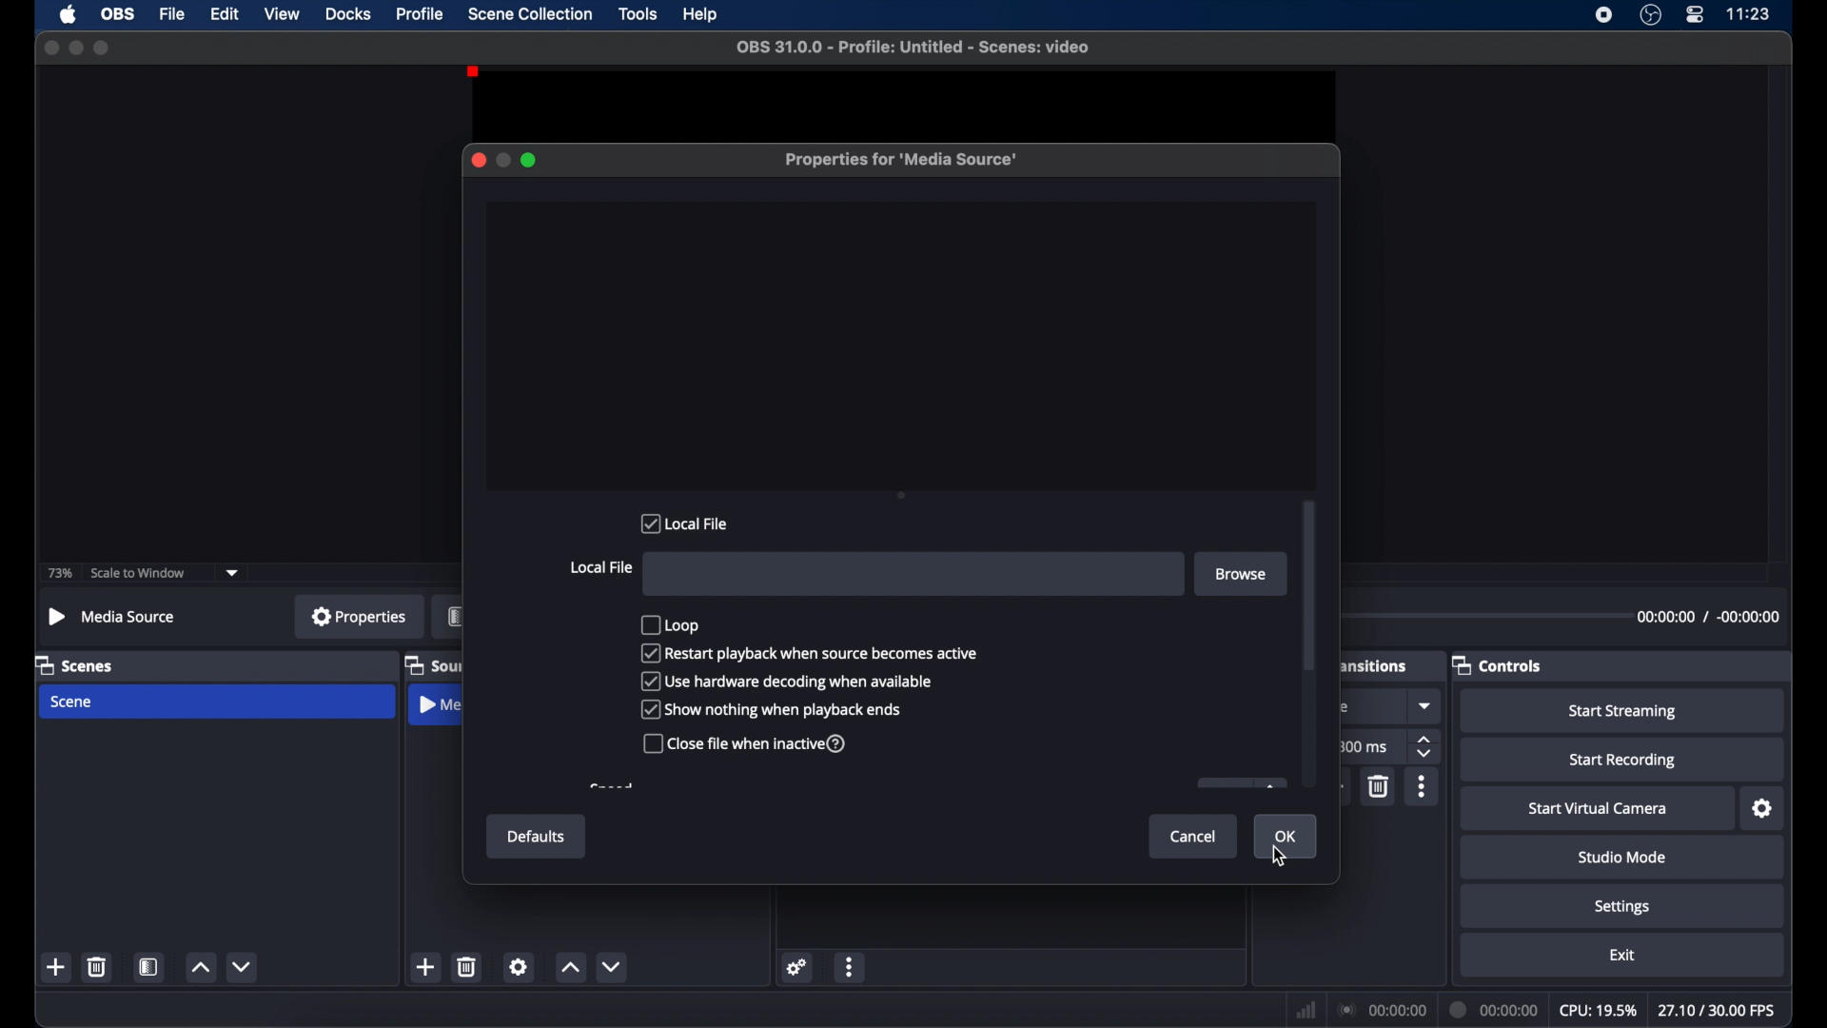  Describe the element at coordinates (1286, 838) in the screenshot. I see `ok` at that location.